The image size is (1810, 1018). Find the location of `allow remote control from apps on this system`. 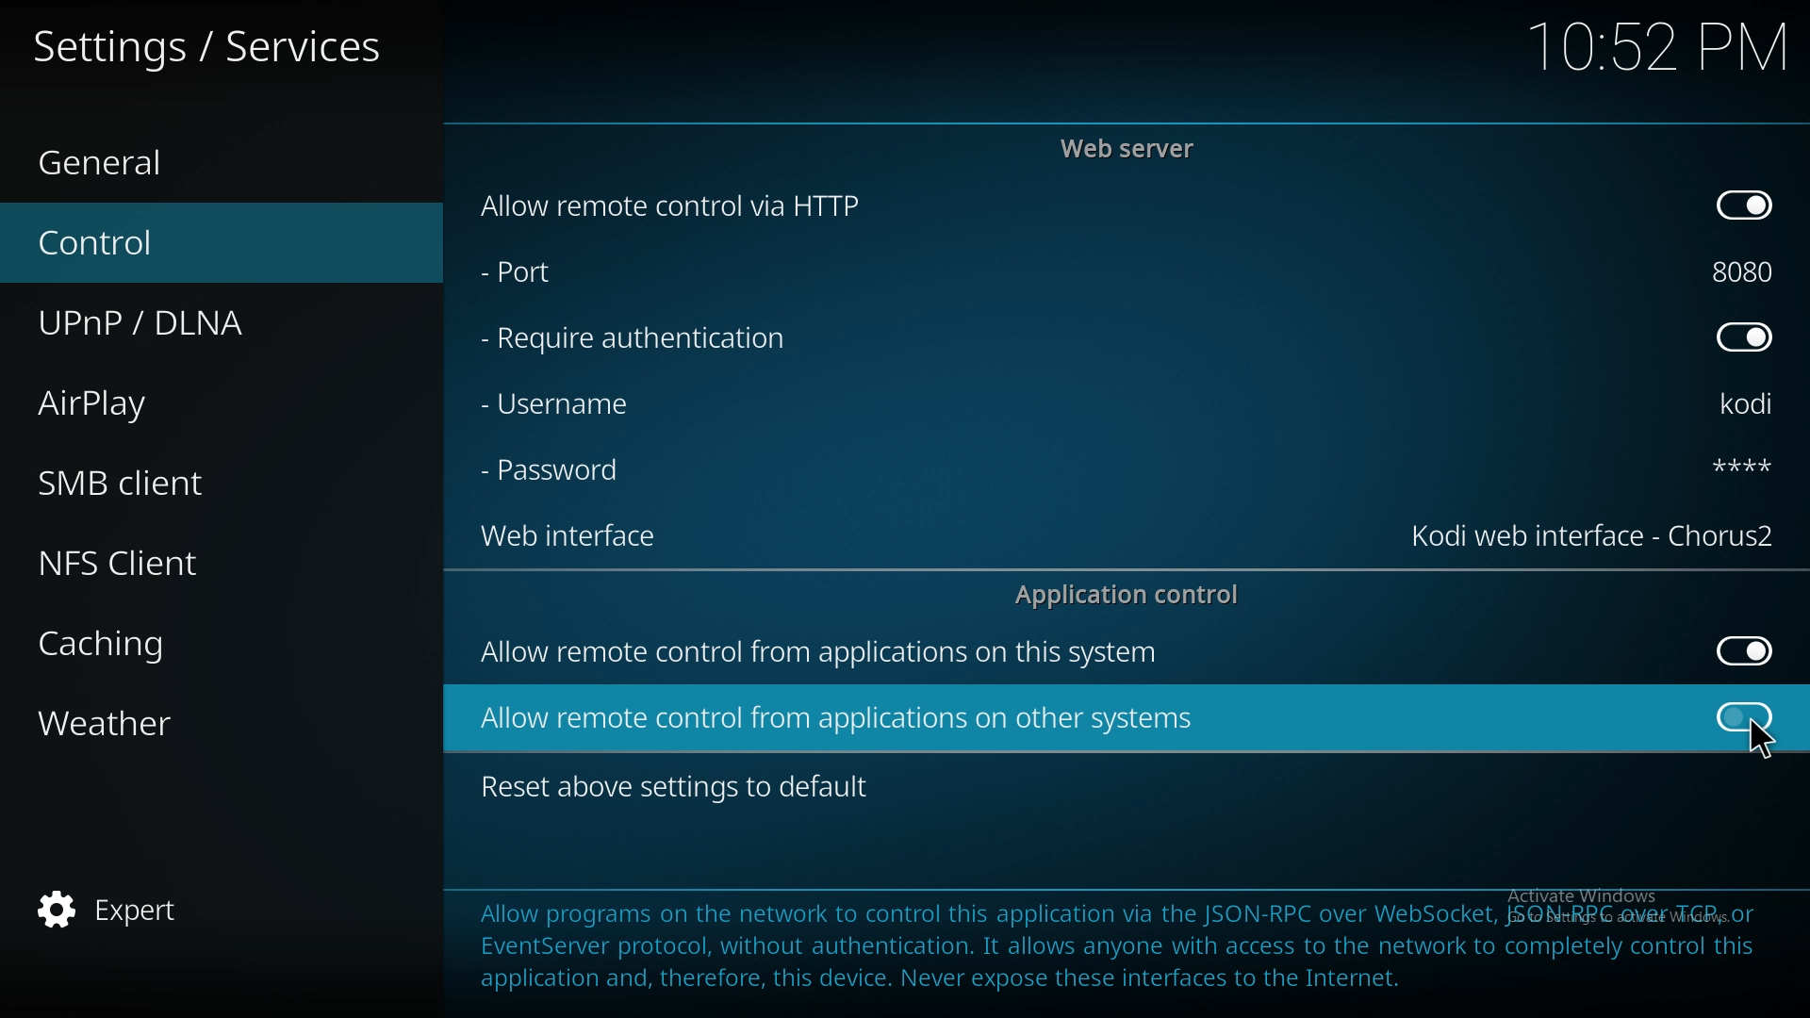

allow remote control from apps on this system is located at coordinates (822, 656).